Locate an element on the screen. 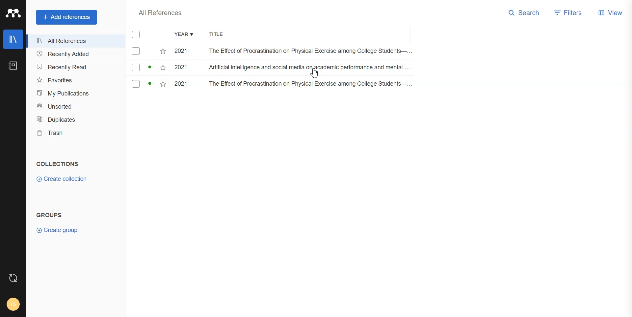 Image resolution: width=632 pixels, height=317 pixels. COLLECTIONS is located at coordinates (59, 164).